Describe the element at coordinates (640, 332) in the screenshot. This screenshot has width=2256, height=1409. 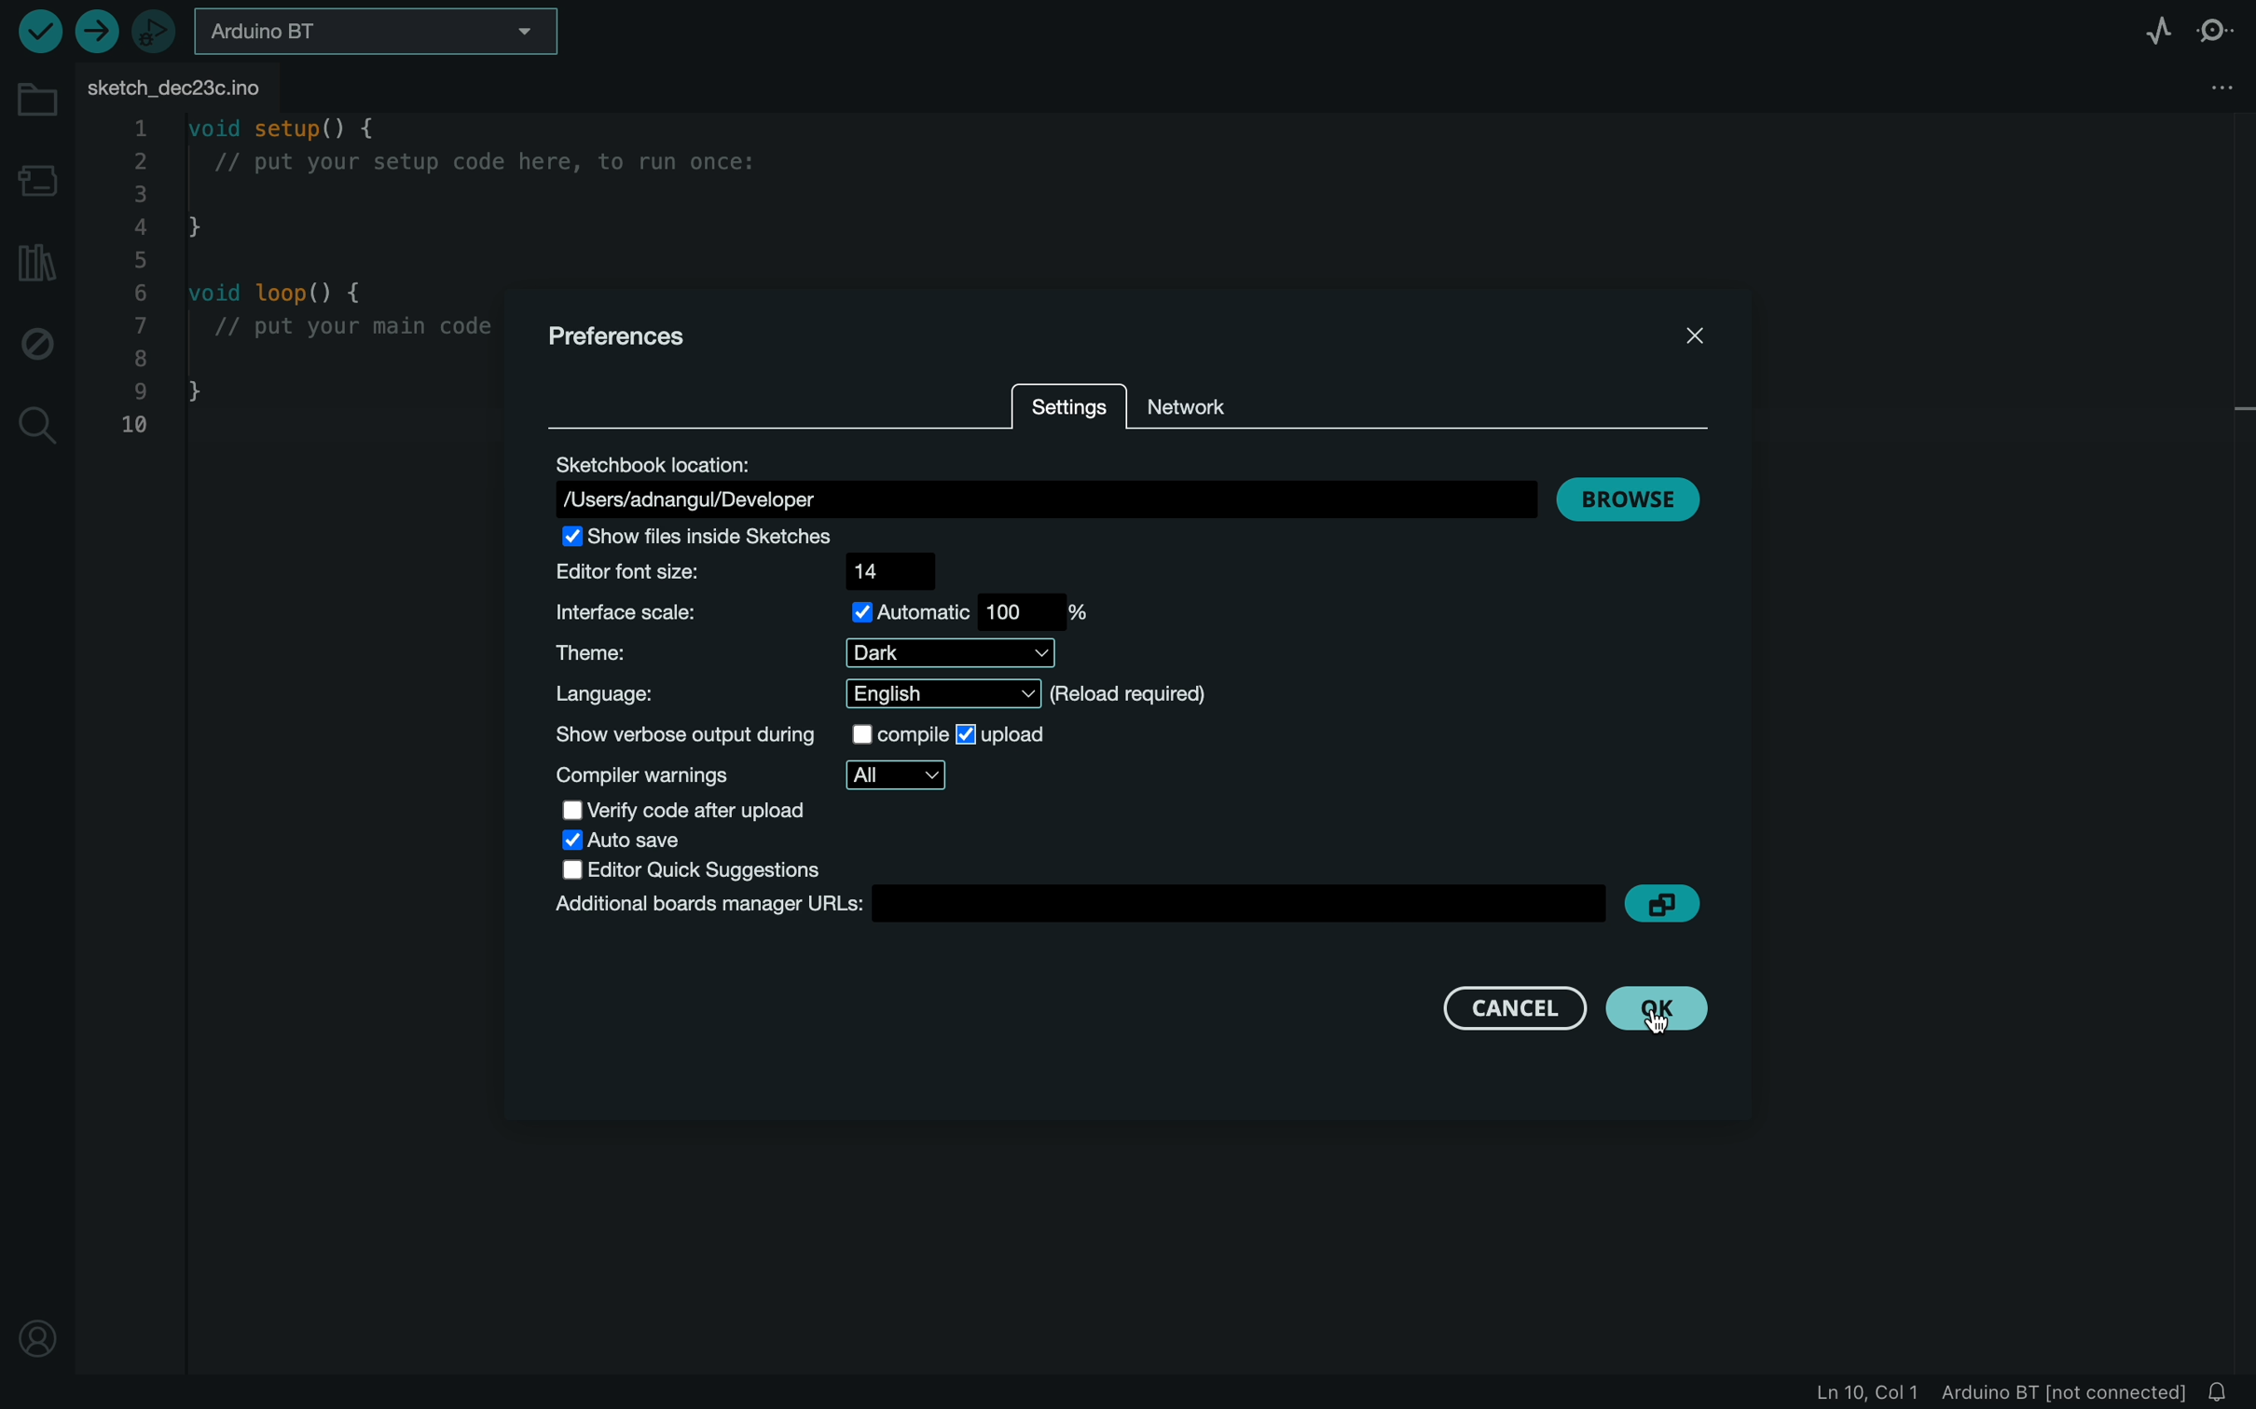
I see `preferences` at that location.